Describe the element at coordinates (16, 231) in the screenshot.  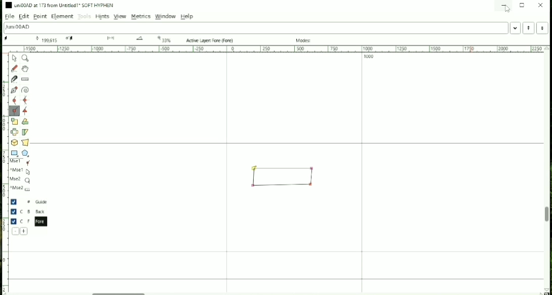
I see `Delete the current layer` at that location.